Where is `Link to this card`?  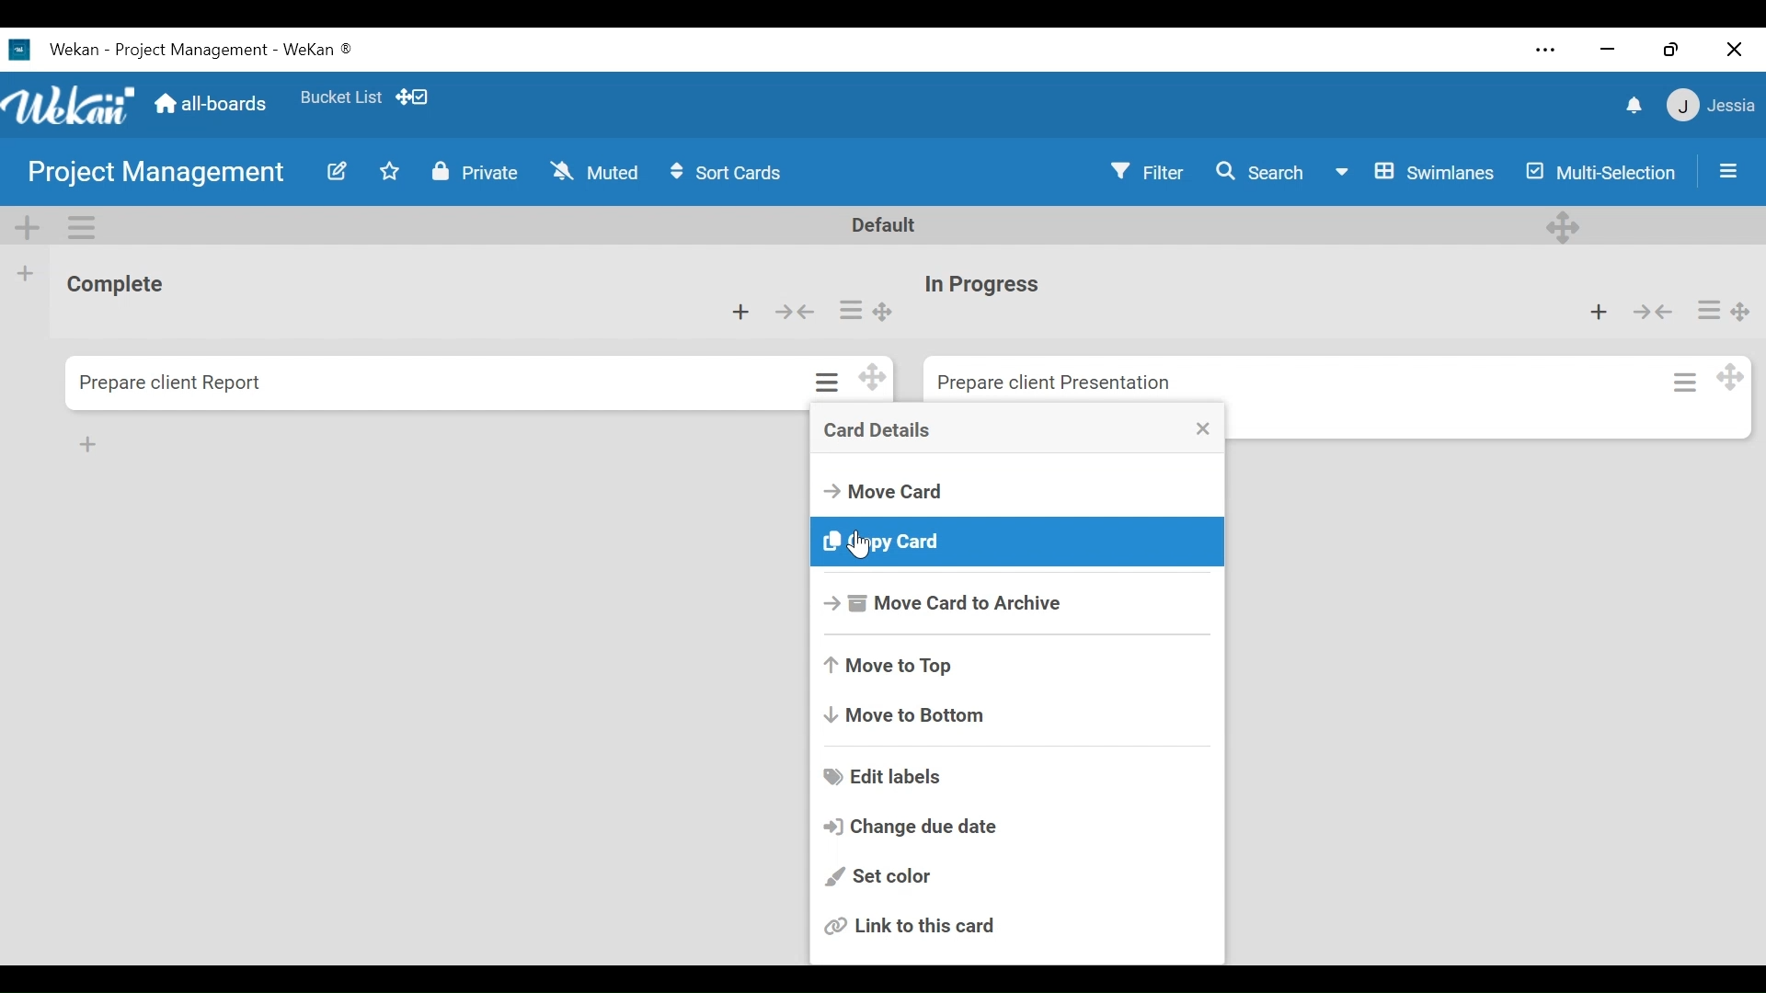 Link to this card is located at coordinates (919, 926).